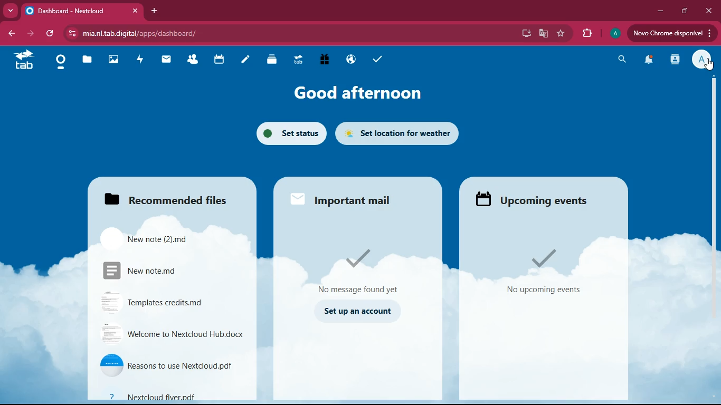 This screenshot has width=721, height=405. What do you see at coordinates (715, 235) in the screenshot?
I see `scroll bar` at bounding box center [715, 235].